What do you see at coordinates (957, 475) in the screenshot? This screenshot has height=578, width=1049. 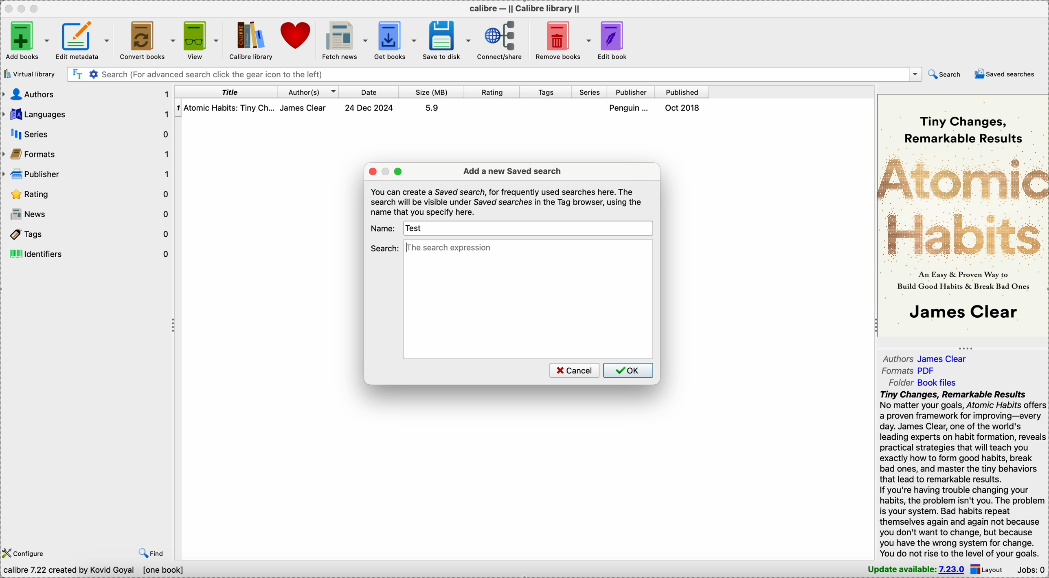 I see `Tiny Changes, Remarkable Results

No matter your goals, Atomic Habits offers
a proven framework for improving—every
day. James Clear, one of the world's
leading experts on habit formation, reveals
practical strategies that will teach you
exactly how to form good habits, break
bad ones, and master the tiny behaviors
that lead to remarkable results.

If you're having trouble changing your
habits, the problem isn't you. The problem
is your system. Bad habits repeat
themselves again and again not because
you don't want to change, but because
you have the wrong system for change.
You do not rise to the level of your goals.` at bounding box center [957, 475].